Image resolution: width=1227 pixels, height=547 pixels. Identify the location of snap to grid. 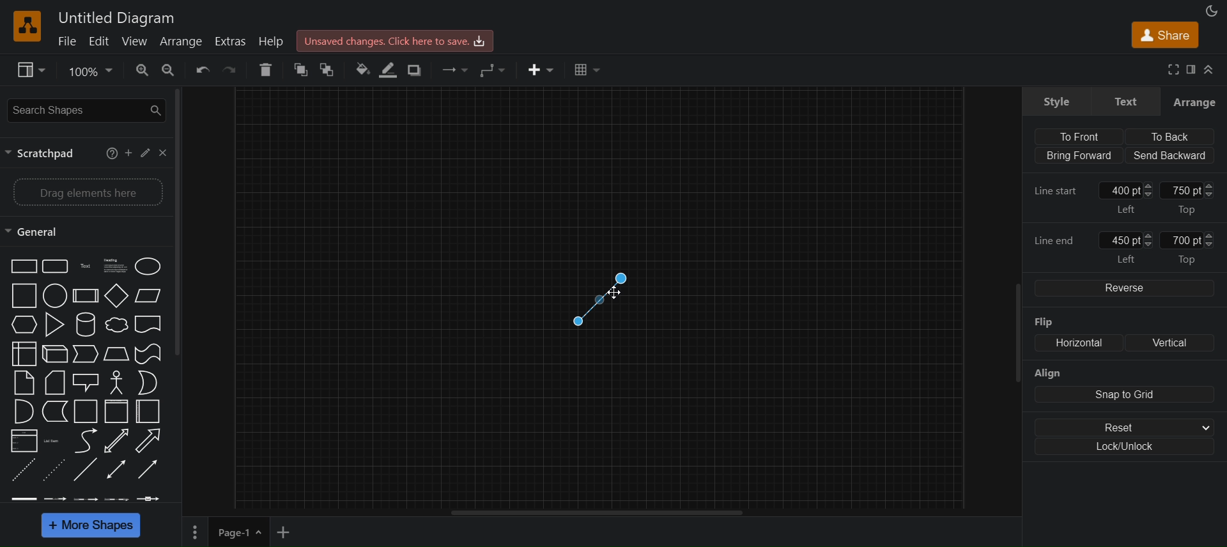
(1124, 395).